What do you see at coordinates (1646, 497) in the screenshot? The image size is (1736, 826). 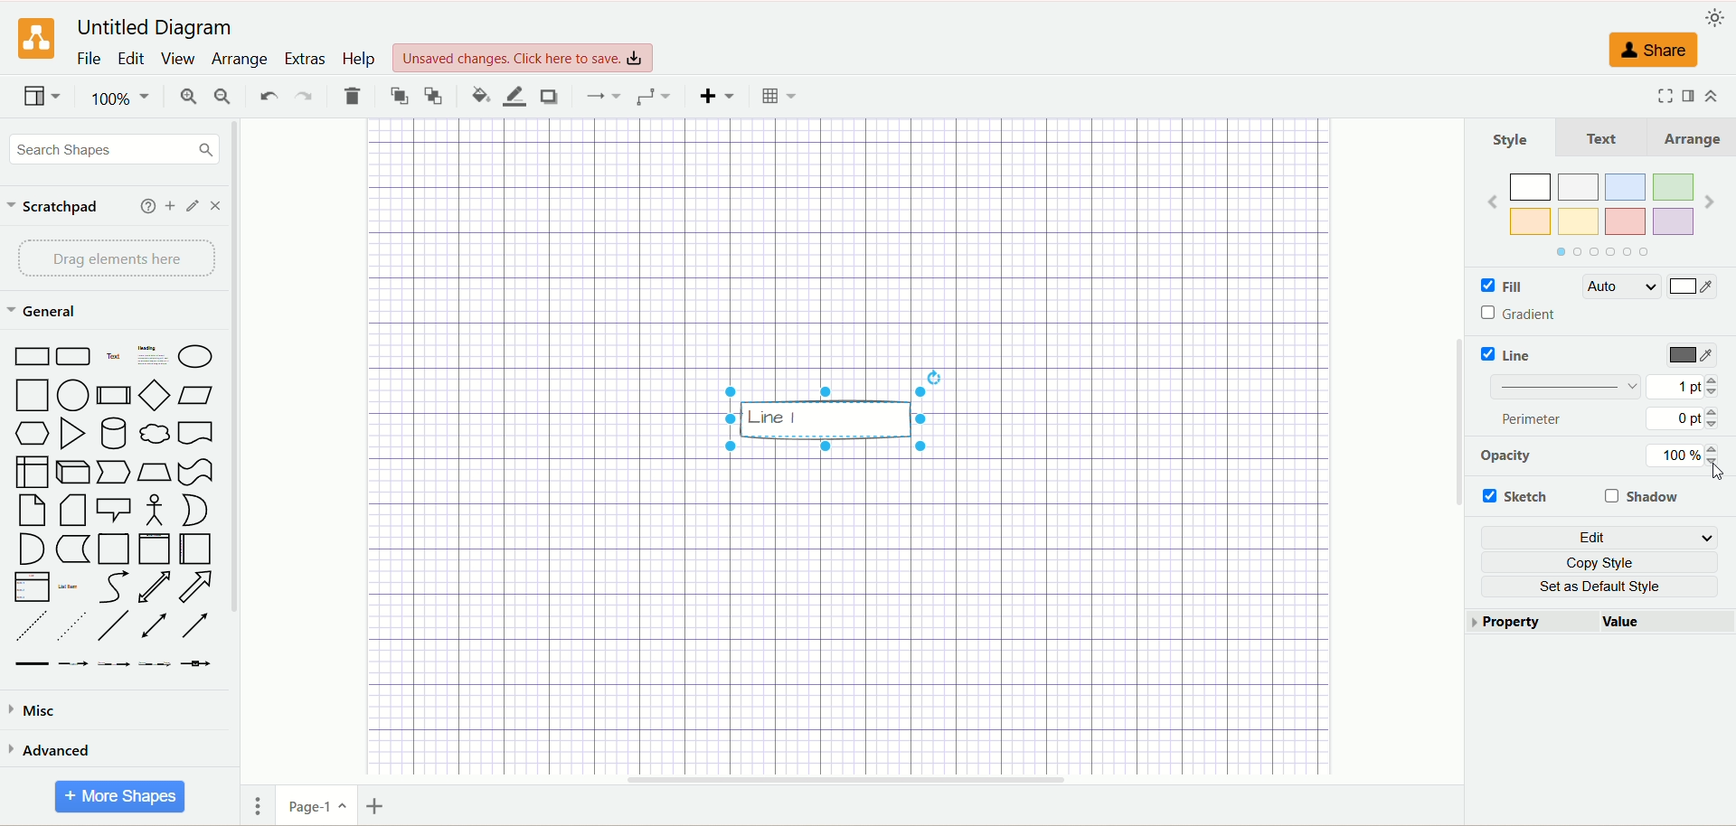 I see `shadow` at bounding box center [1646, 497].